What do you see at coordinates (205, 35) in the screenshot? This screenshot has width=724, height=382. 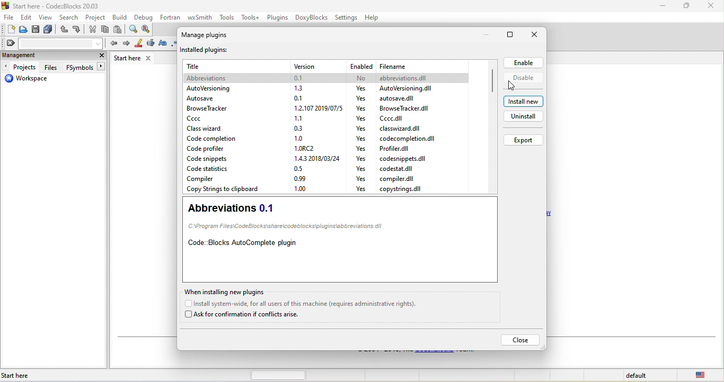 I see `manage plugins` at bounding box center [205, 35].